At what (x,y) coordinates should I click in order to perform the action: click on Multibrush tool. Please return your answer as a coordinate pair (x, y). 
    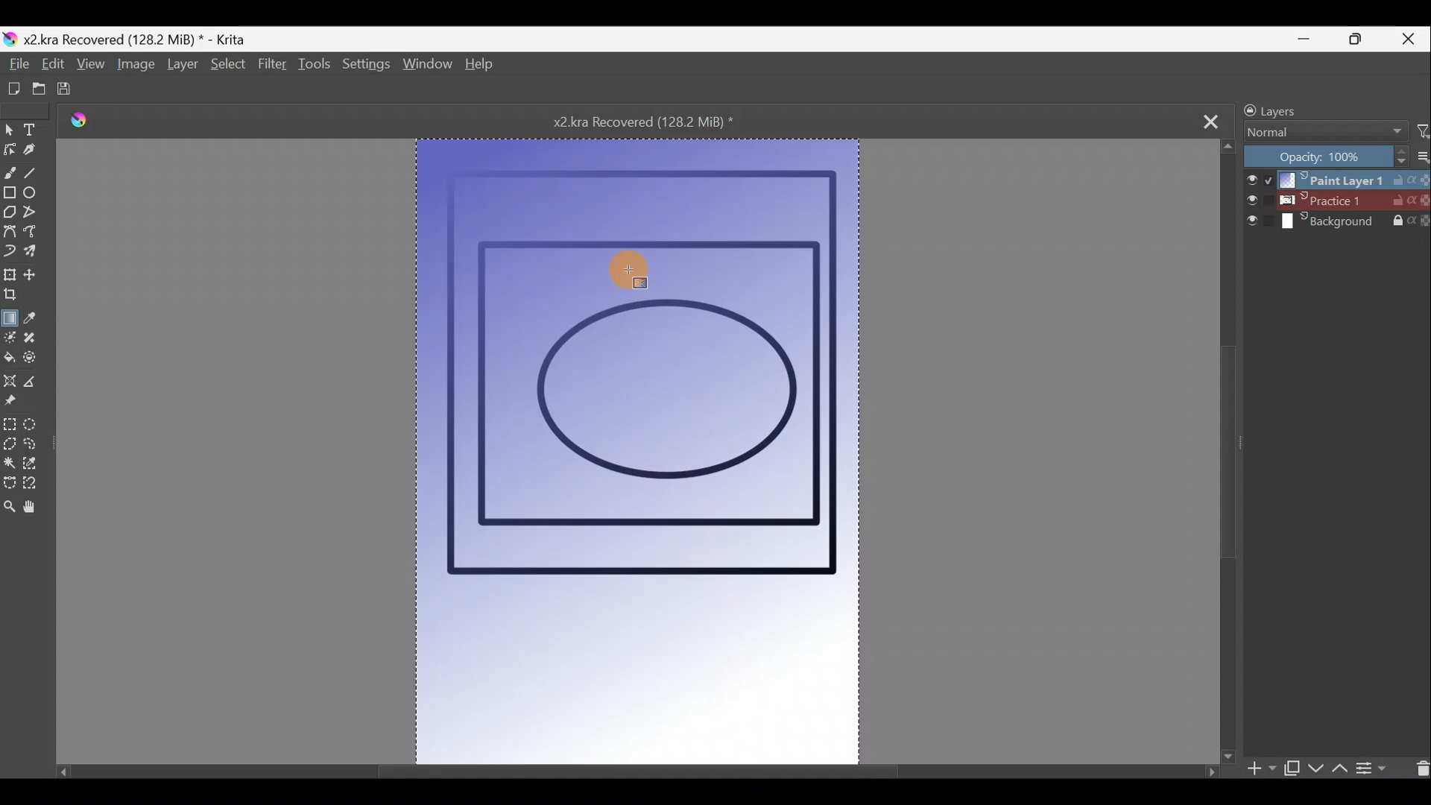
    Looking at the image, I should click on (35, 253).